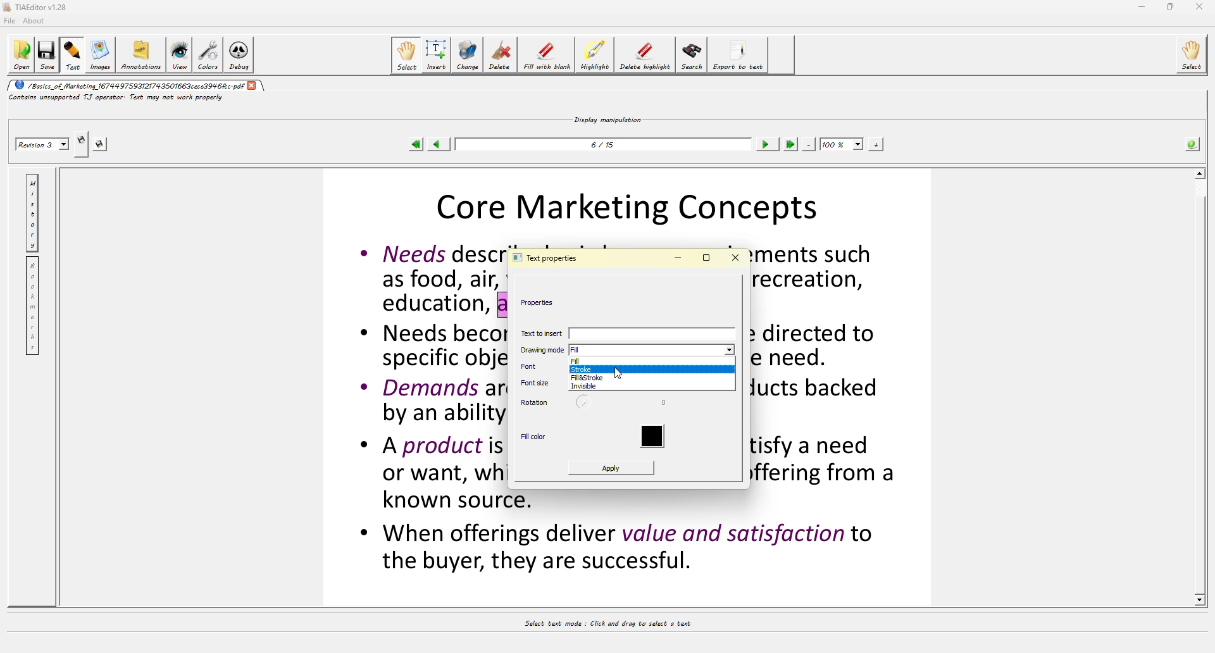  I want to click on invisible, so click(583, 387).